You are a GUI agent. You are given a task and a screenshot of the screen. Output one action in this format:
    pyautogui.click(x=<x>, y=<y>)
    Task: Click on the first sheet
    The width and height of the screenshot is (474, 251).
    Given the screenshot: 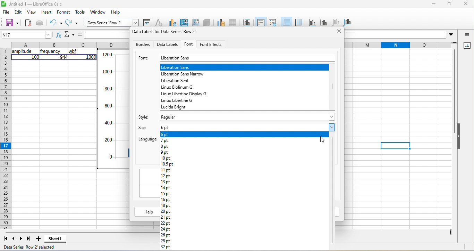 What is the action you would take?
    pyautogui.click(x=6, y=239)
    